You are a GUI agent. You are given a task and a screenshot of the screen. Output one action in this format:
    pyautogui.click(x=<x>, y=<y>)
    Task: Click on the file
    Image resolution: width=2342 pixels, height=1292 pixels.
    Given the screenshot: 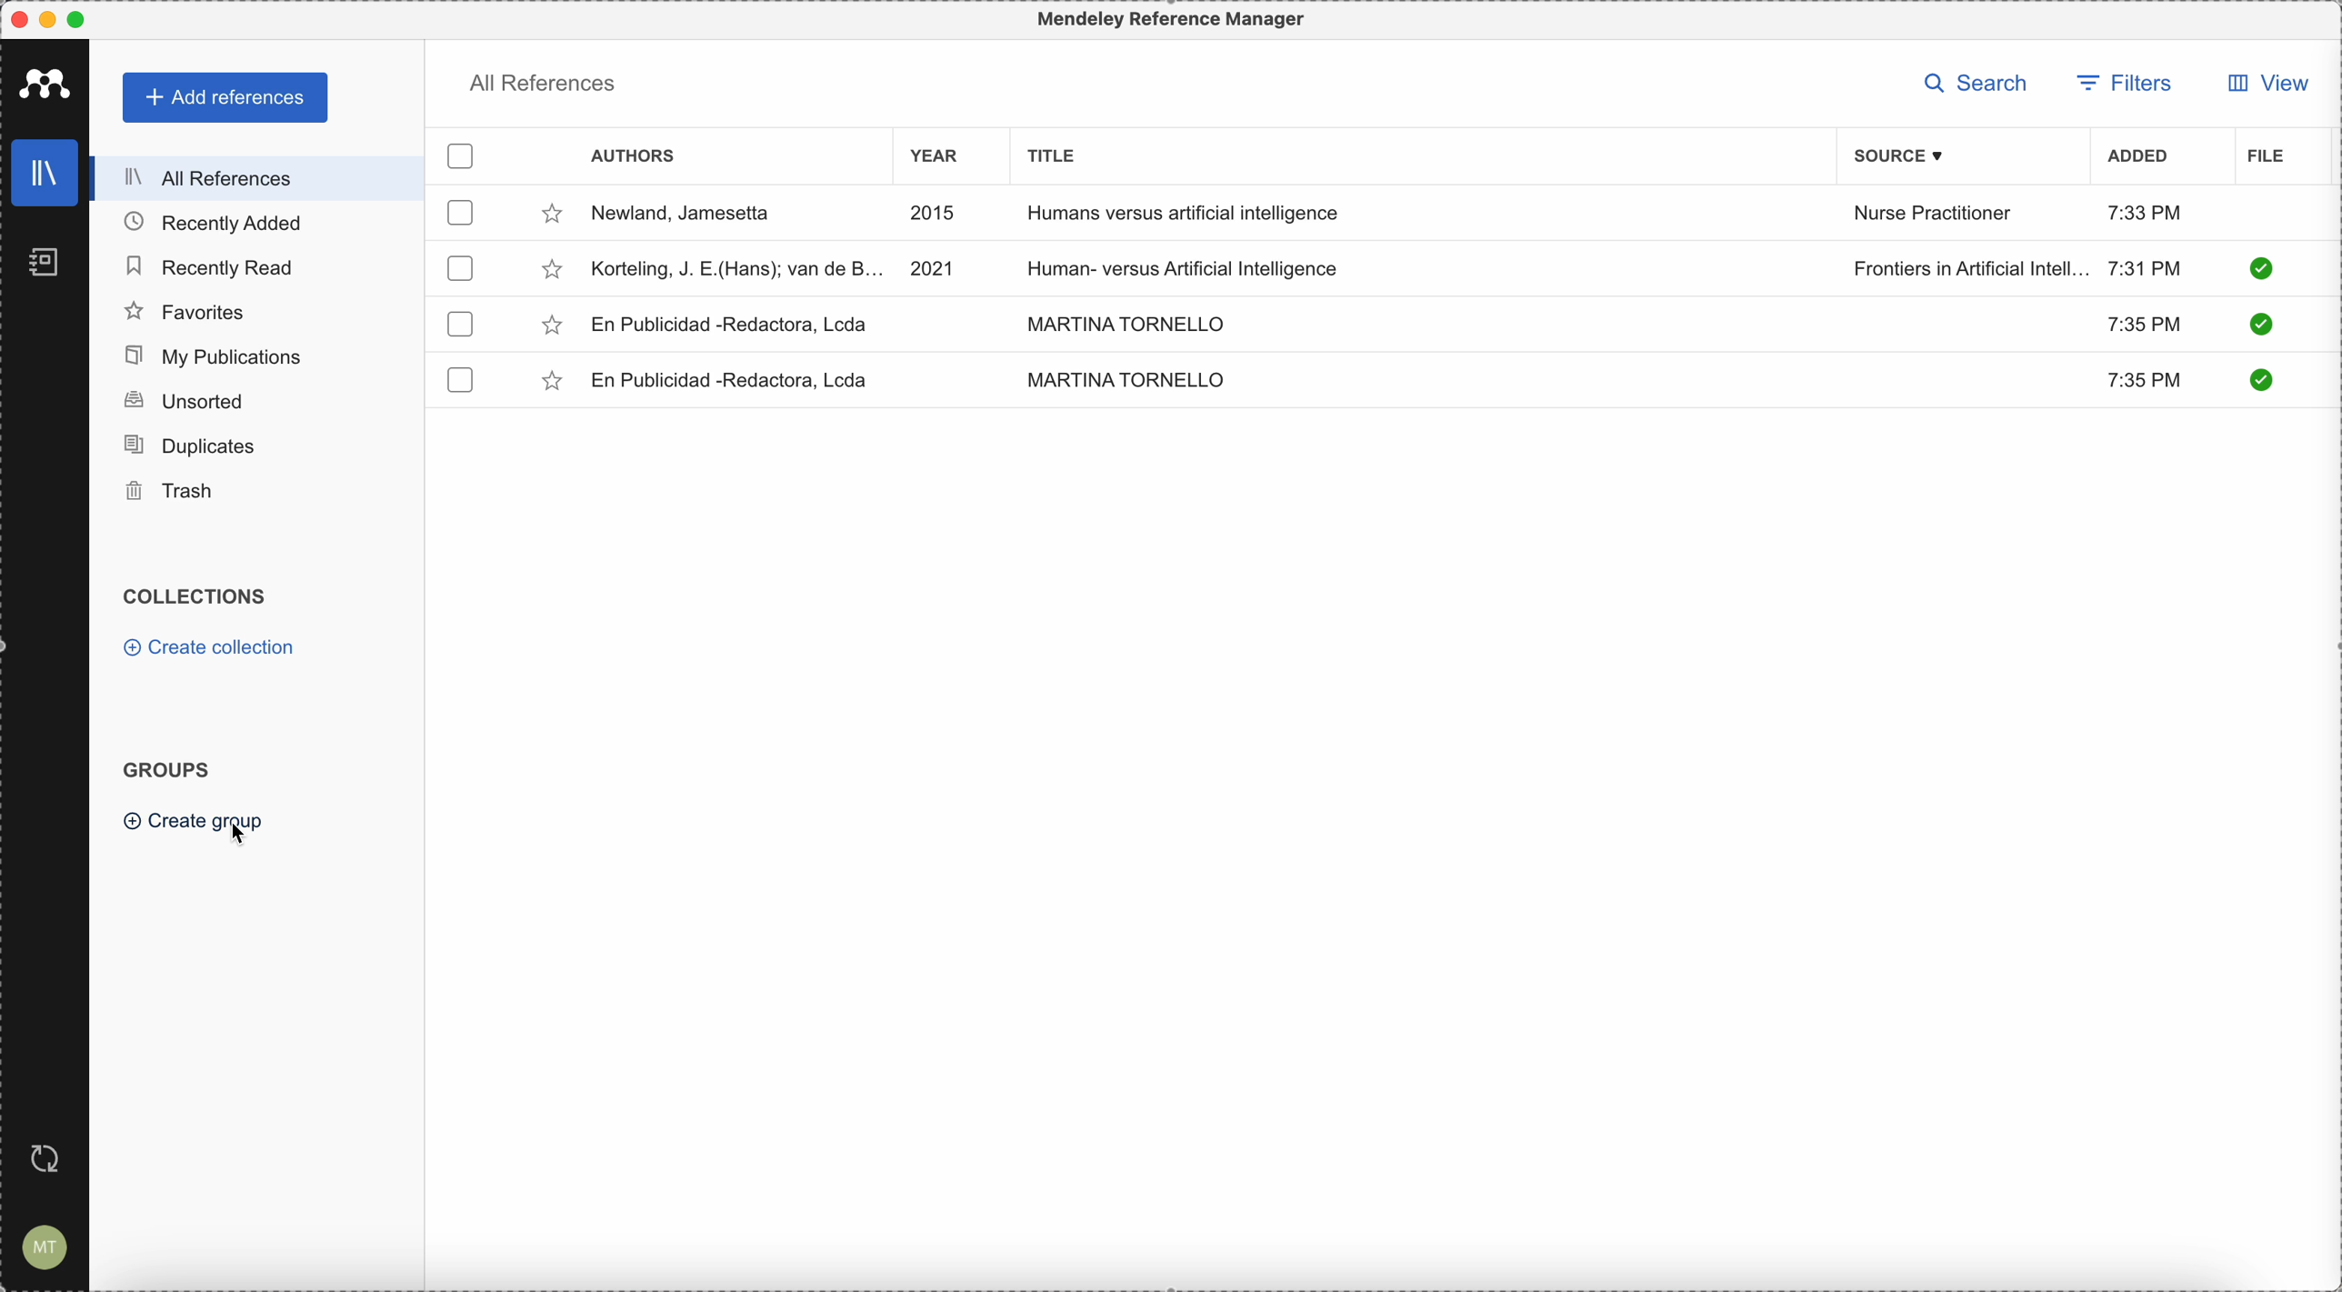 What is the action you would take?
    pyautogui.click(x=2266, y=157)
    